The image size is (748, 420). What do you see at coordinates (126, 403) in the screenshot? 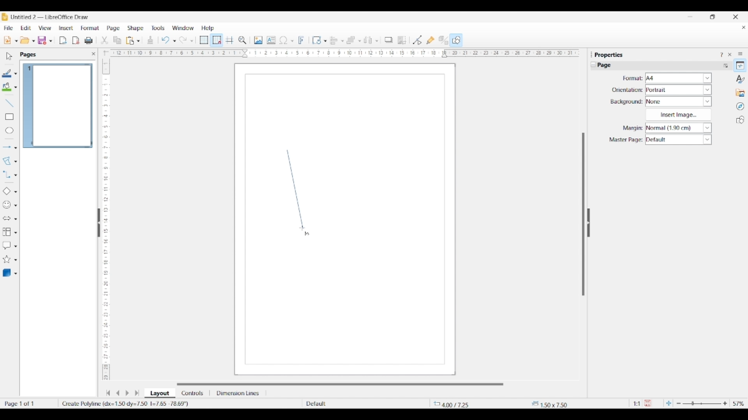
I see `Polygon co-ordinates` at bounding box center [126, 403].